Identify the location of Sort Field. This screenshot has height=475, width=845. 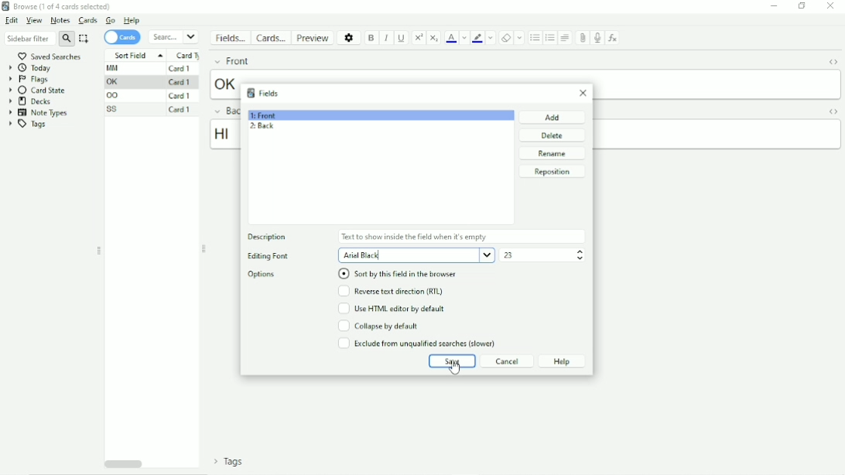
(135, 54).